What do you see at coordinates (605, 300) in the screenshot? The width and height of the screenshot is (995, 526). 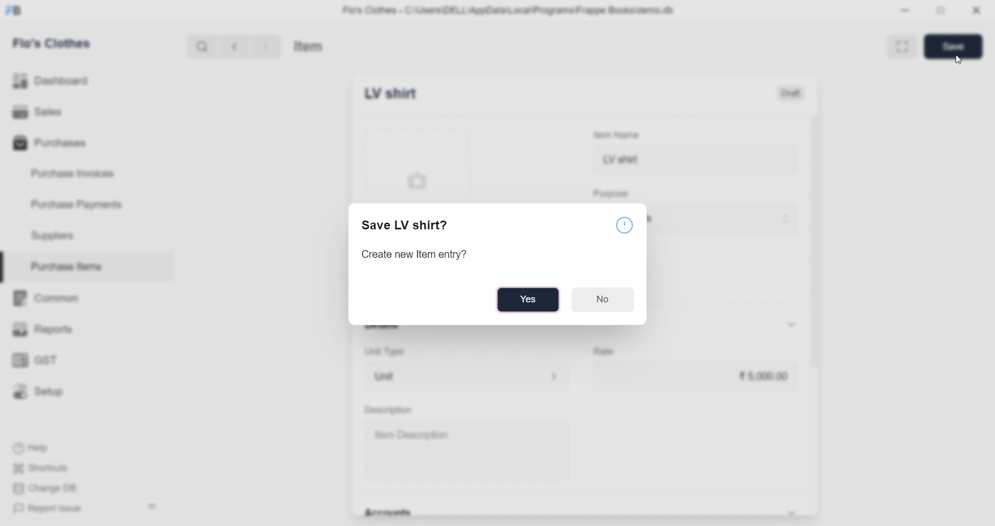 I see `No` at bounding box center [605, 300].